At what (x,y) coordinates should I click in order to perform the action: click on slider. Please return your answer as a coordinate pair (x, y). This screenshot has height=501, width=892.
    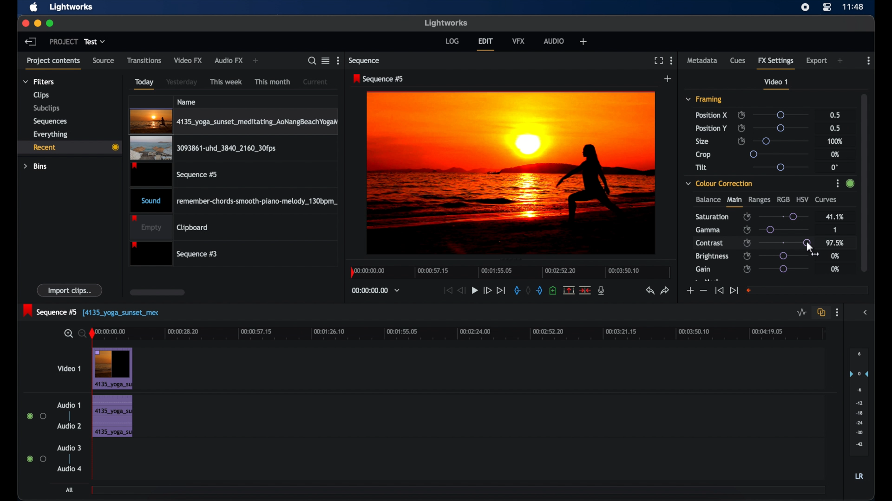
    Looking at the image, I should click on (784, 269).